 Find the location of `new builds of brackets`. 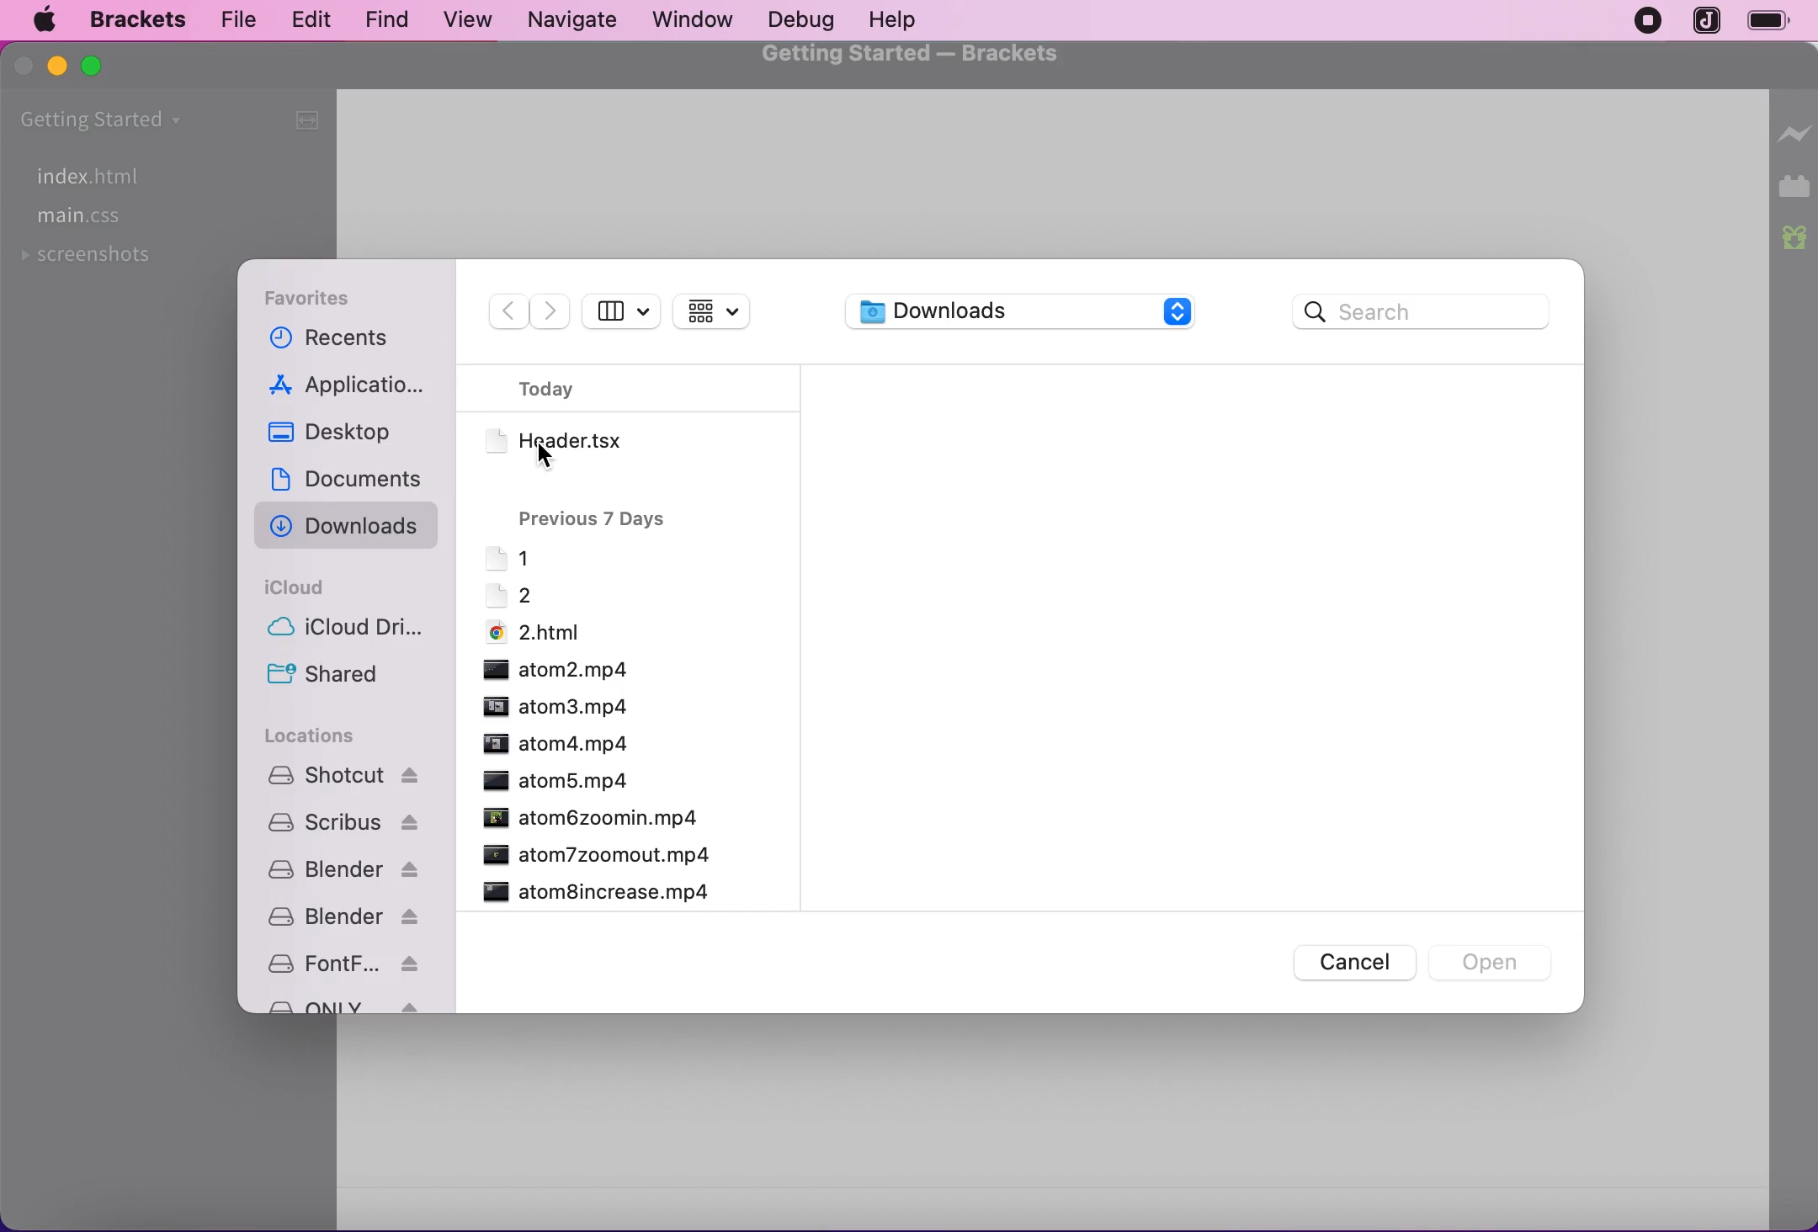

new builds of brackets is located at coordinates (1796, 239).